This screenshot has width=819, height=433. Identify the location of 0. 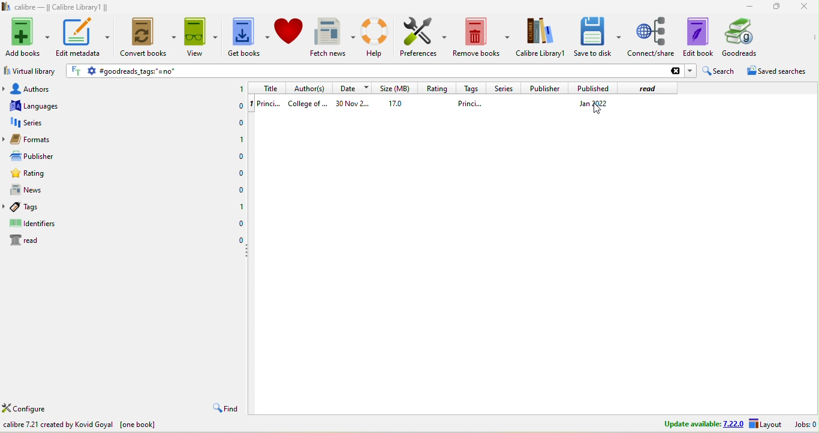
(238, 107).